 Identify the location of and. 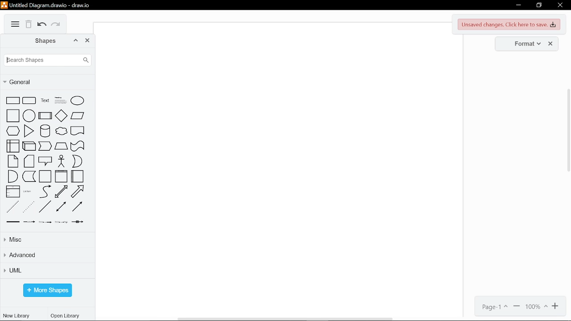
(12, 177).